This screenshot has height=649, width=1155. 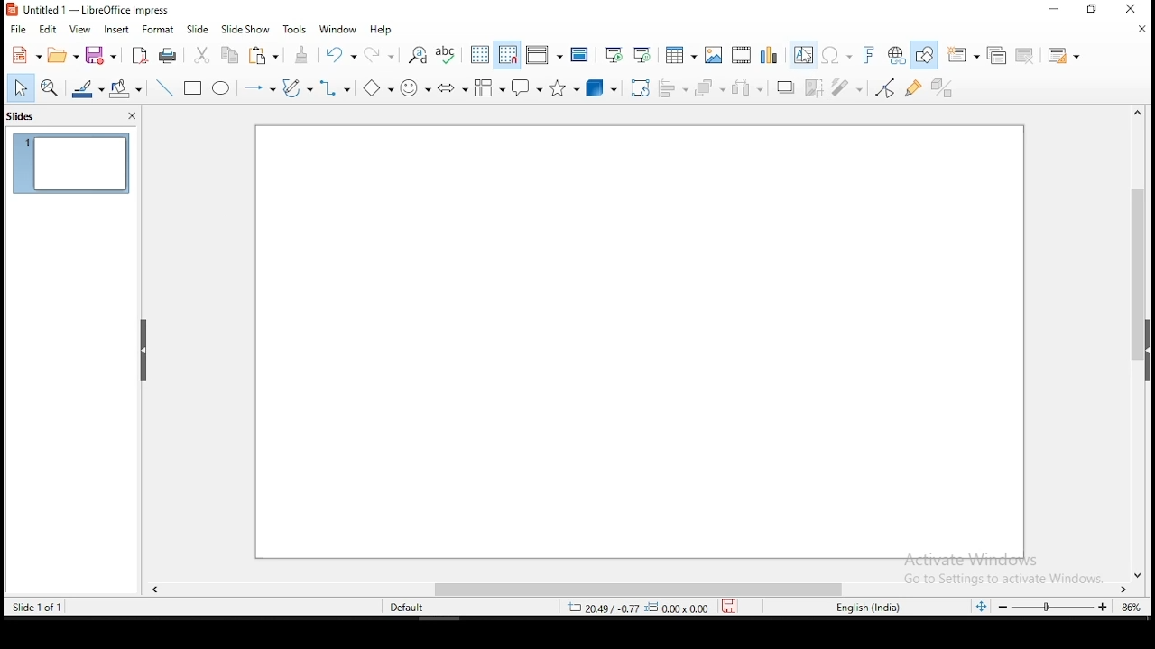 I want to click on snap to grid, so click(x=507, y=55).